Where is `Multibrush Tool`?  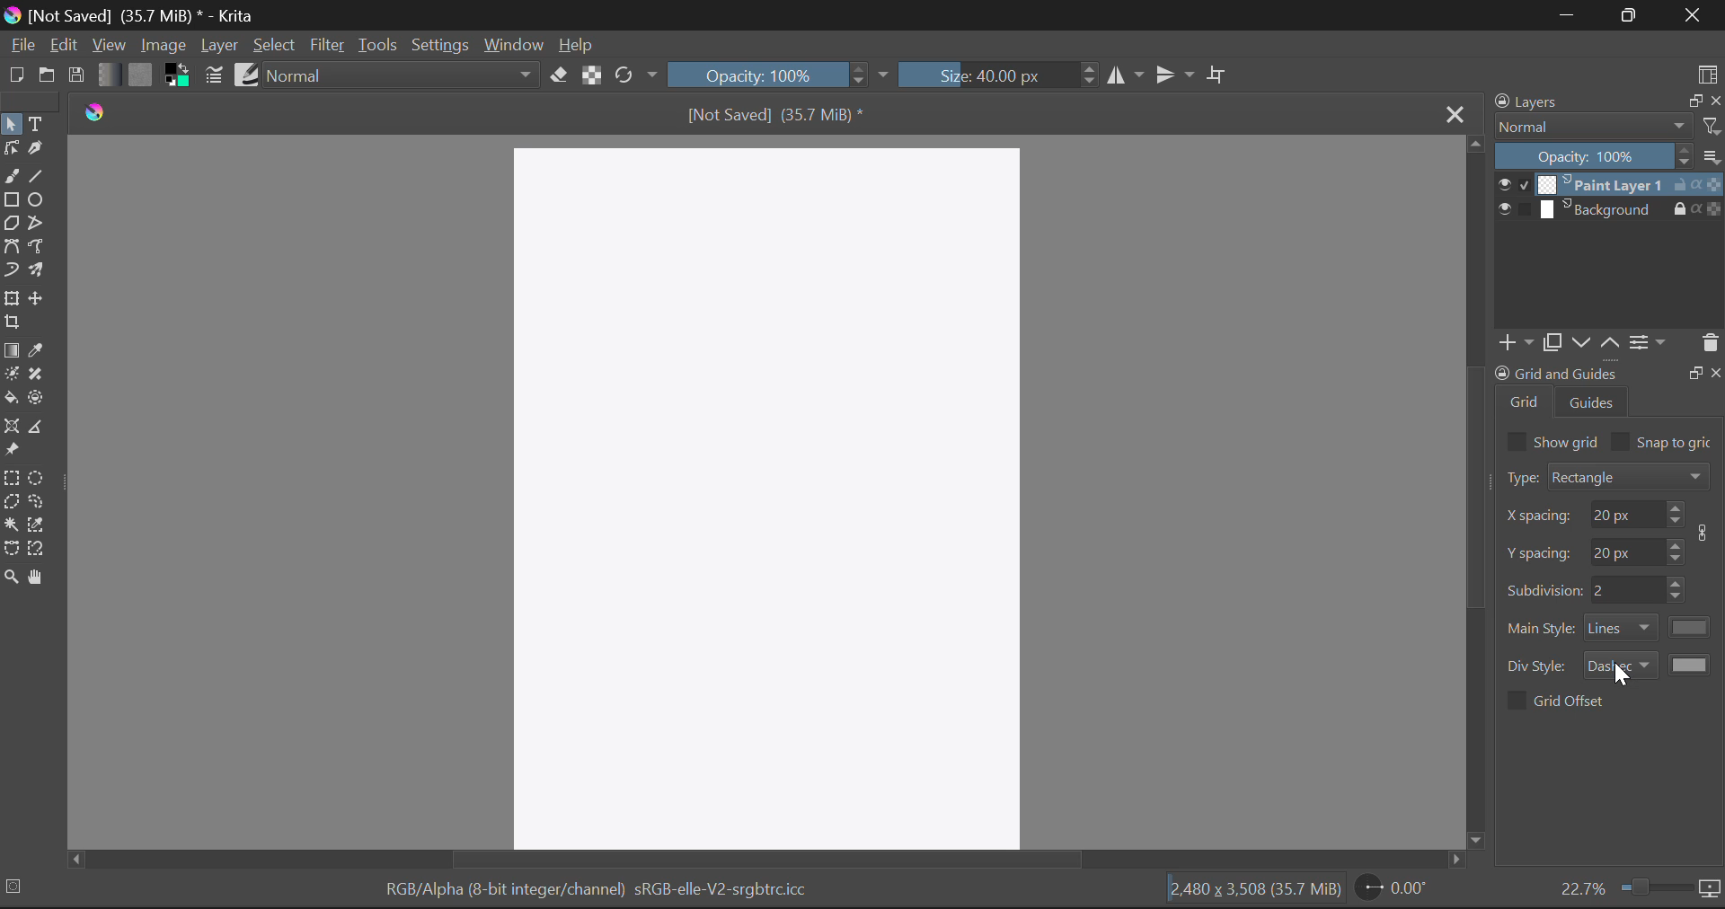 Multibrush Tool is located at coordinates (40, 273).